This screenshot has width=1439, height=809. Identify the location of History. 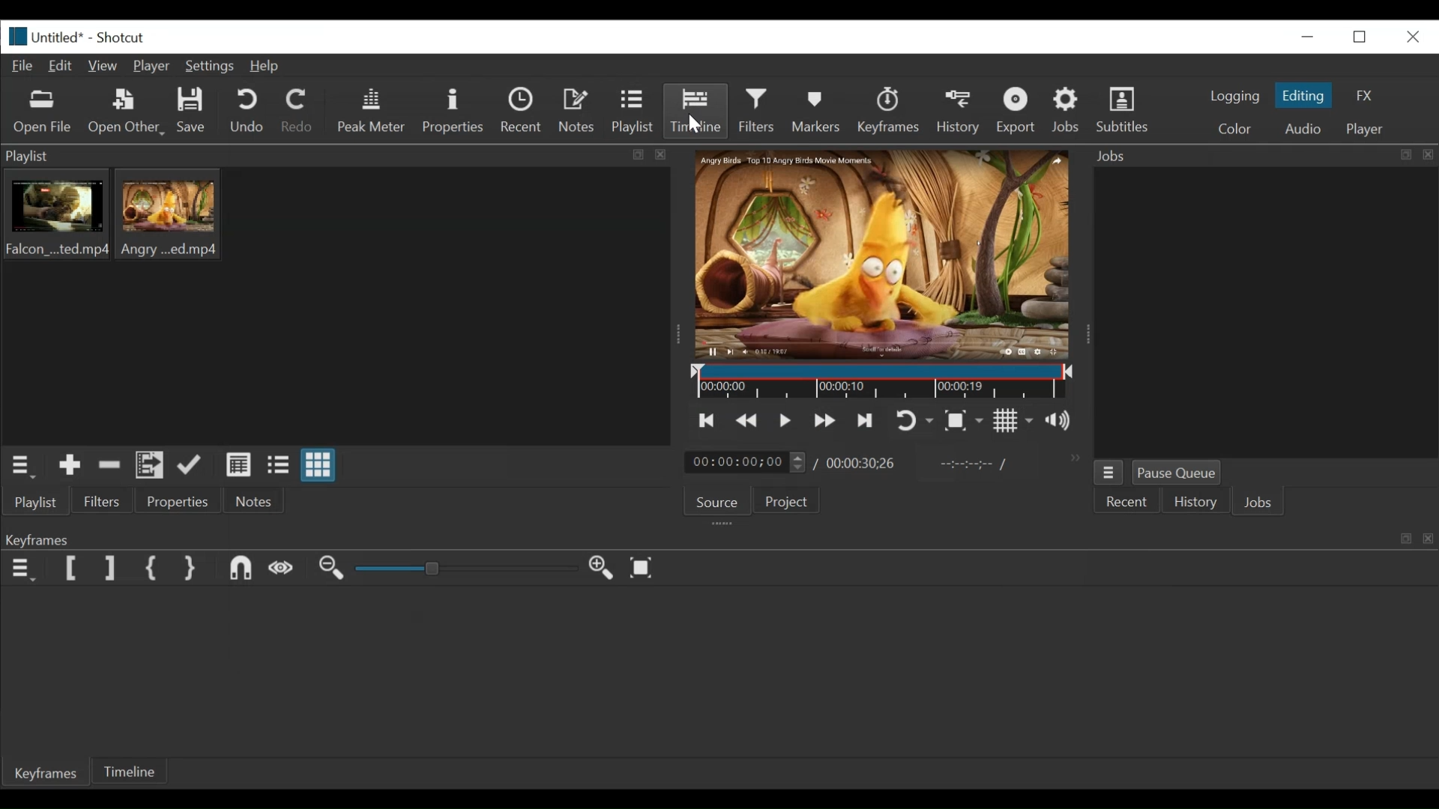
(1195, 504).